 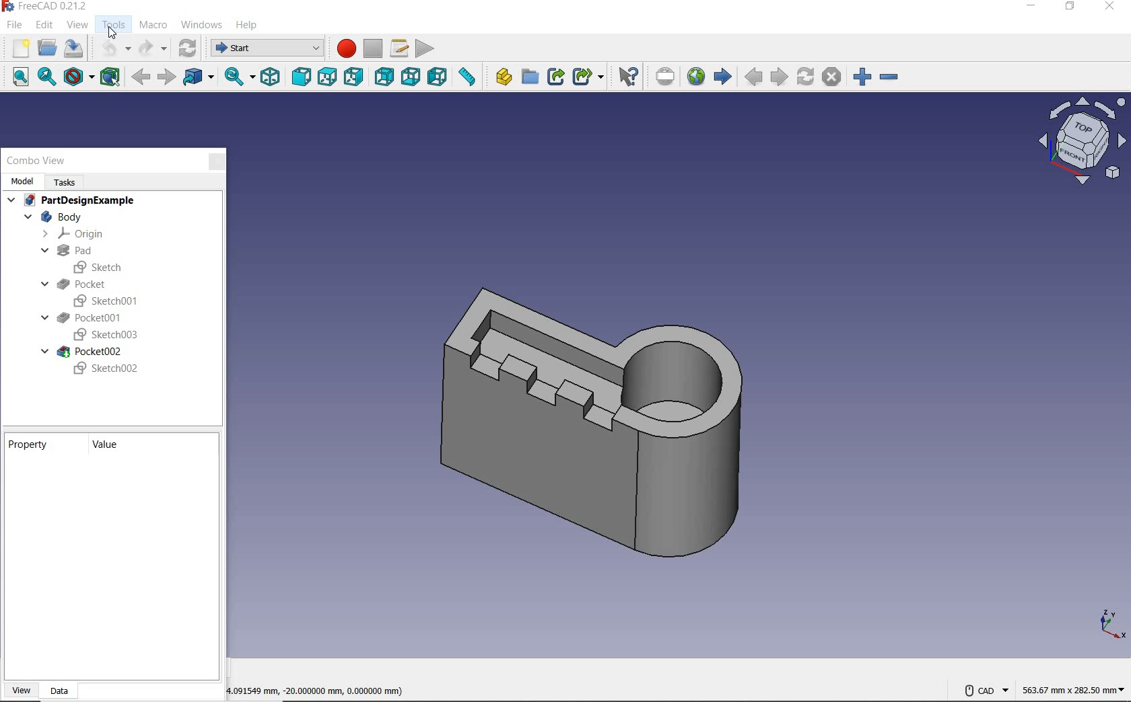 What do you see at coordinates (79, 24) in the screenshot?
I see `View` at bounding box center [79, 24].